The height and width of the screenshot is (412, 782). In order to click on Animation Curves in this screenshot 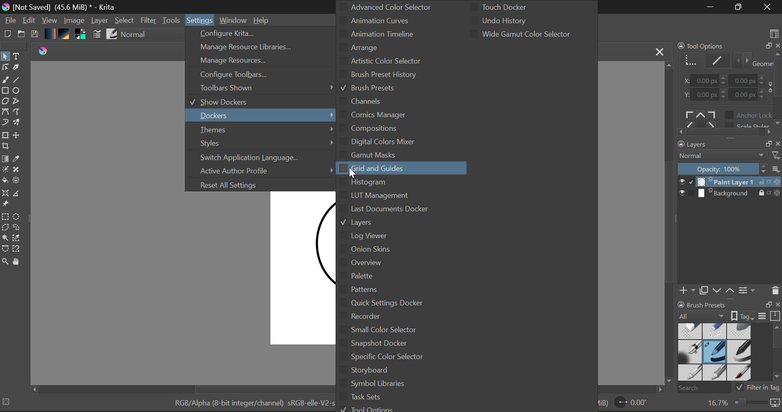, I will do `click(394, 20)`.